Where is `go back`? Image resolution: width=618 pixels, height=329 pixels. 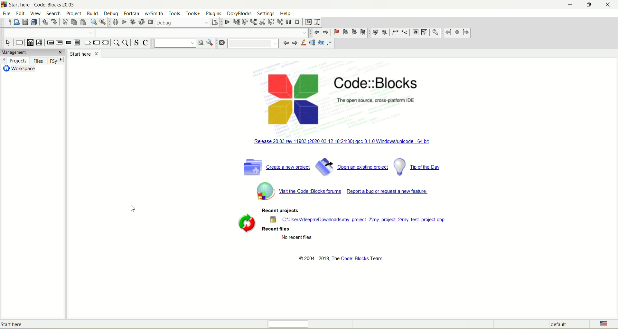
go back is located at coordinates (285, 43).